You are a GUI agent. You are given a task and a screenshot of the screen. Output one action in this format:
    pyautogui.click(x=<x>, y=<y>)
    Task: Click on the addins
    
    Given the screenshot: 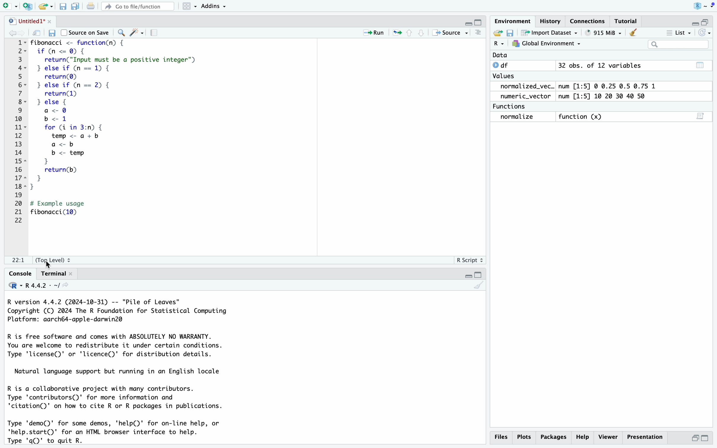 What is the action you would take?
    pyautogui.click(x=215, y=6)
    